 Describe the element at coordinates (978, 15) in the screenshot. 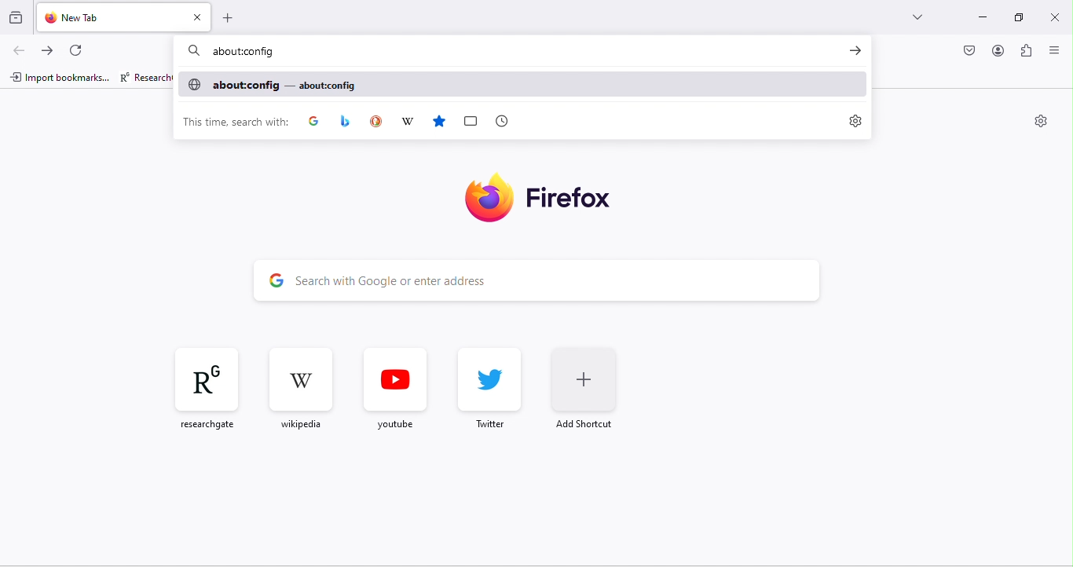

I see `minimize` at that location.